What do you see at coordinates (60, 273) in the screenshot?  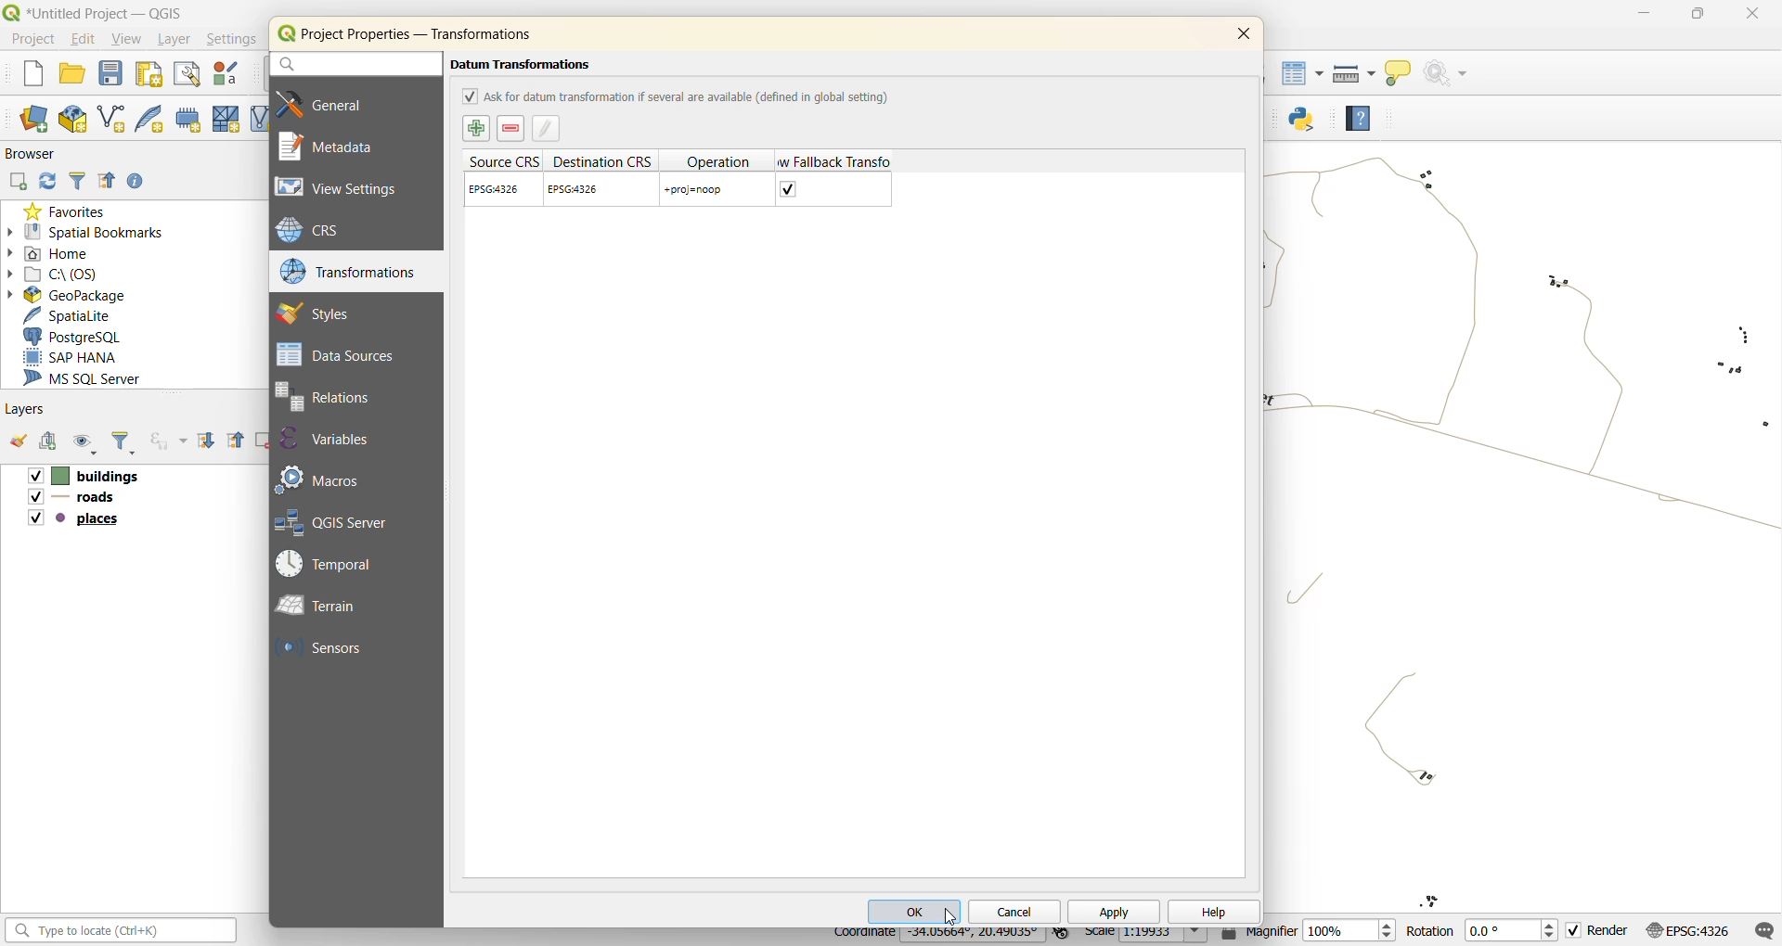 I see `c\:os` at bounding box center [60, 273].